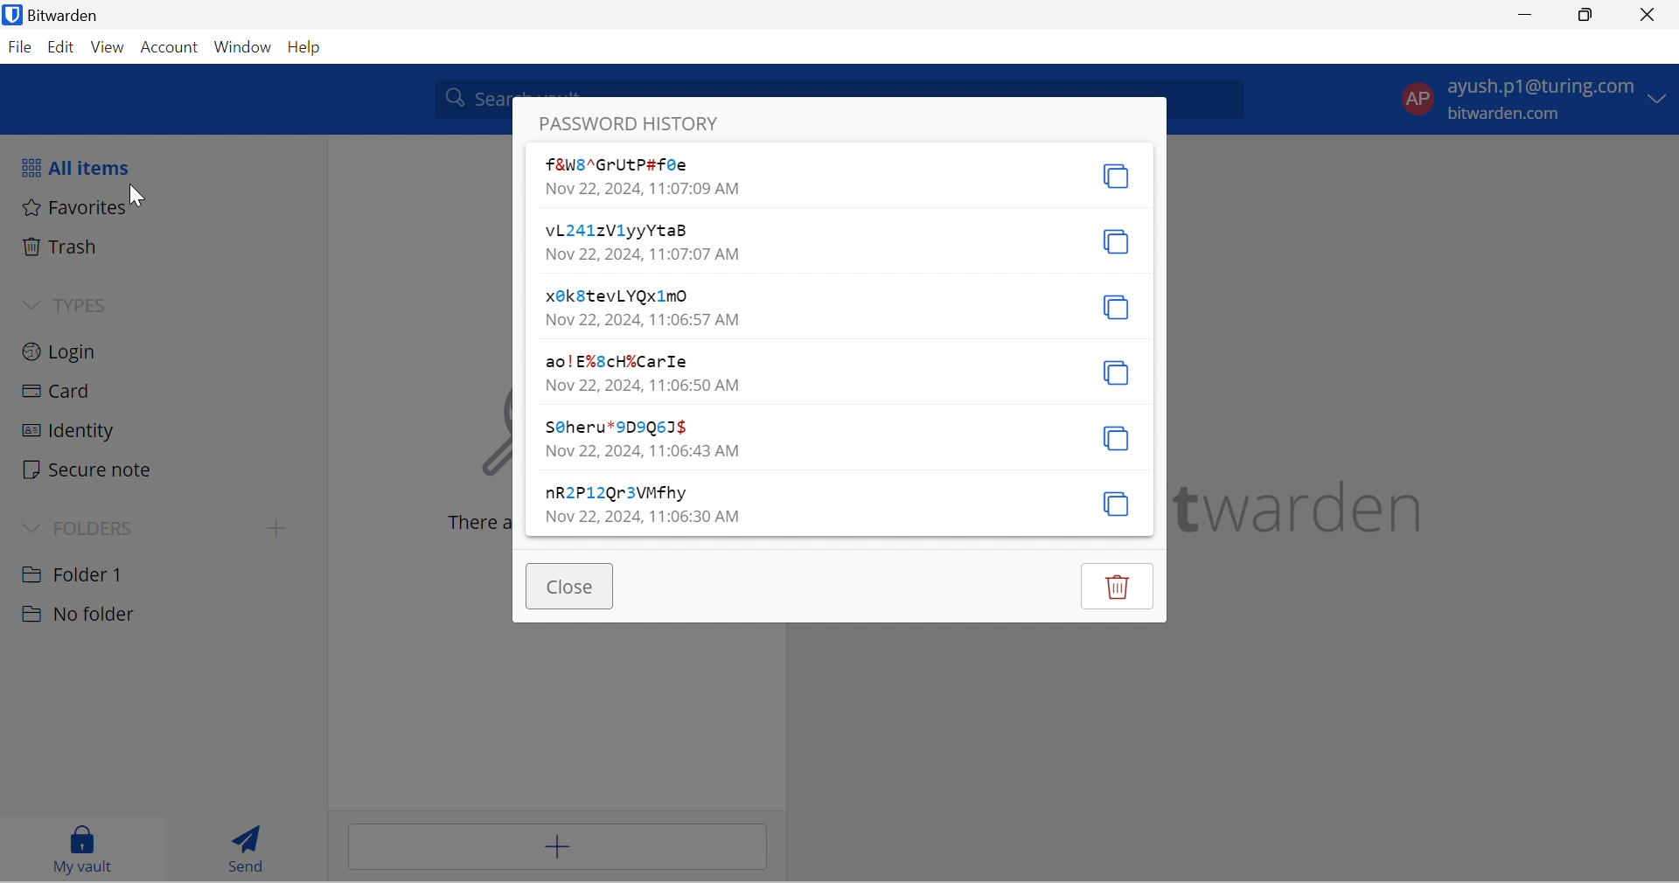  Describe the element at coordinates (1649, 15) in the screenshot. I see `close` at that location.